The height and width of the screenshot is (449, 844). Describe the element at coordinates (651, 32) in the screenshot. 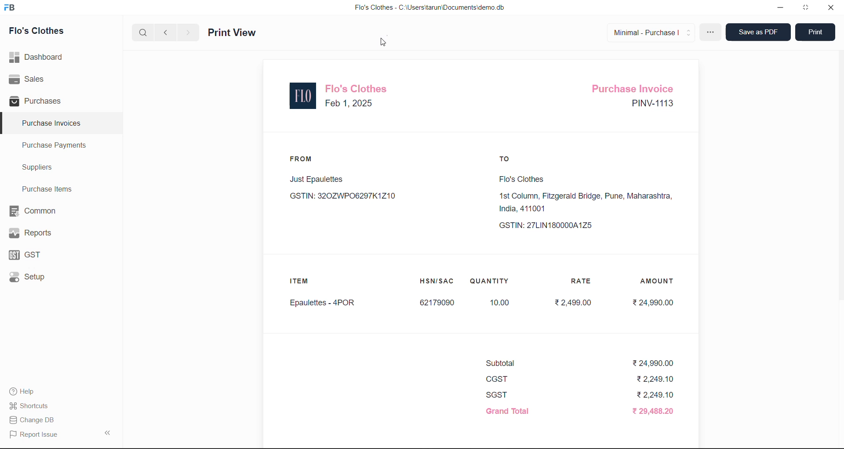

I see `Minimal - Purchase |` at that location.